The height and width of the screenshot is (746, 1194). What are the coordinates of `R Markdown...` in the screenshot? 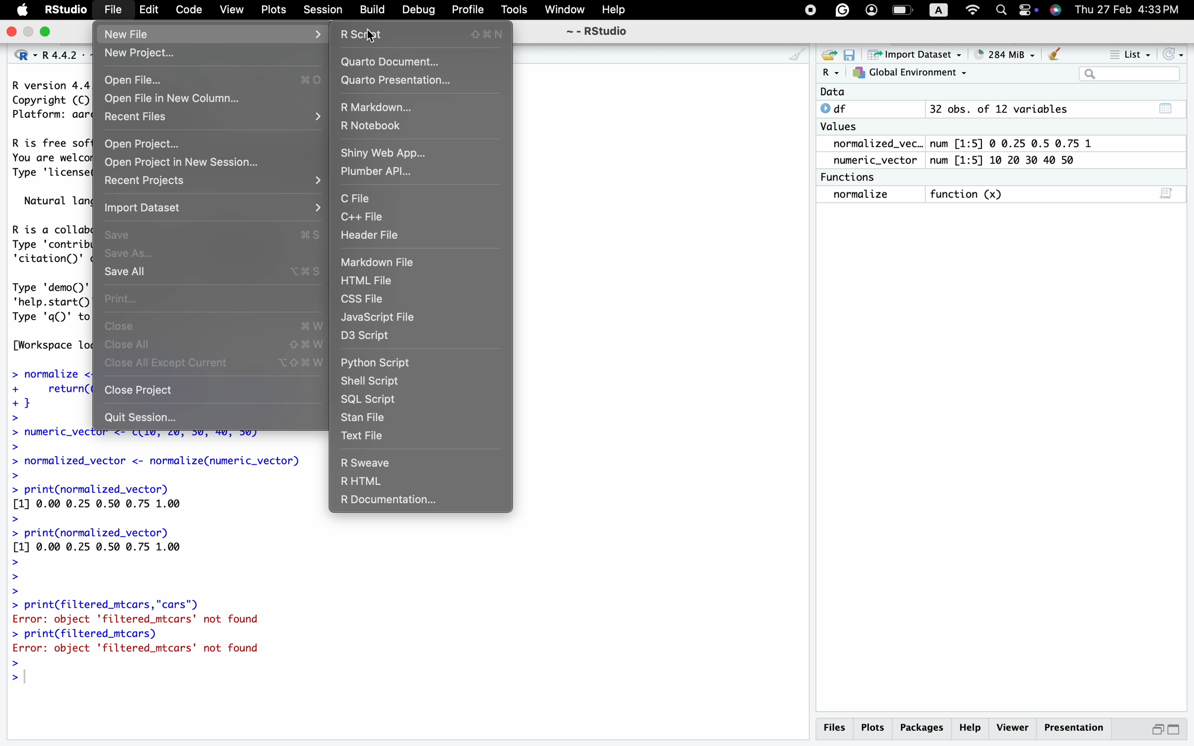 It's located at (381, 108).